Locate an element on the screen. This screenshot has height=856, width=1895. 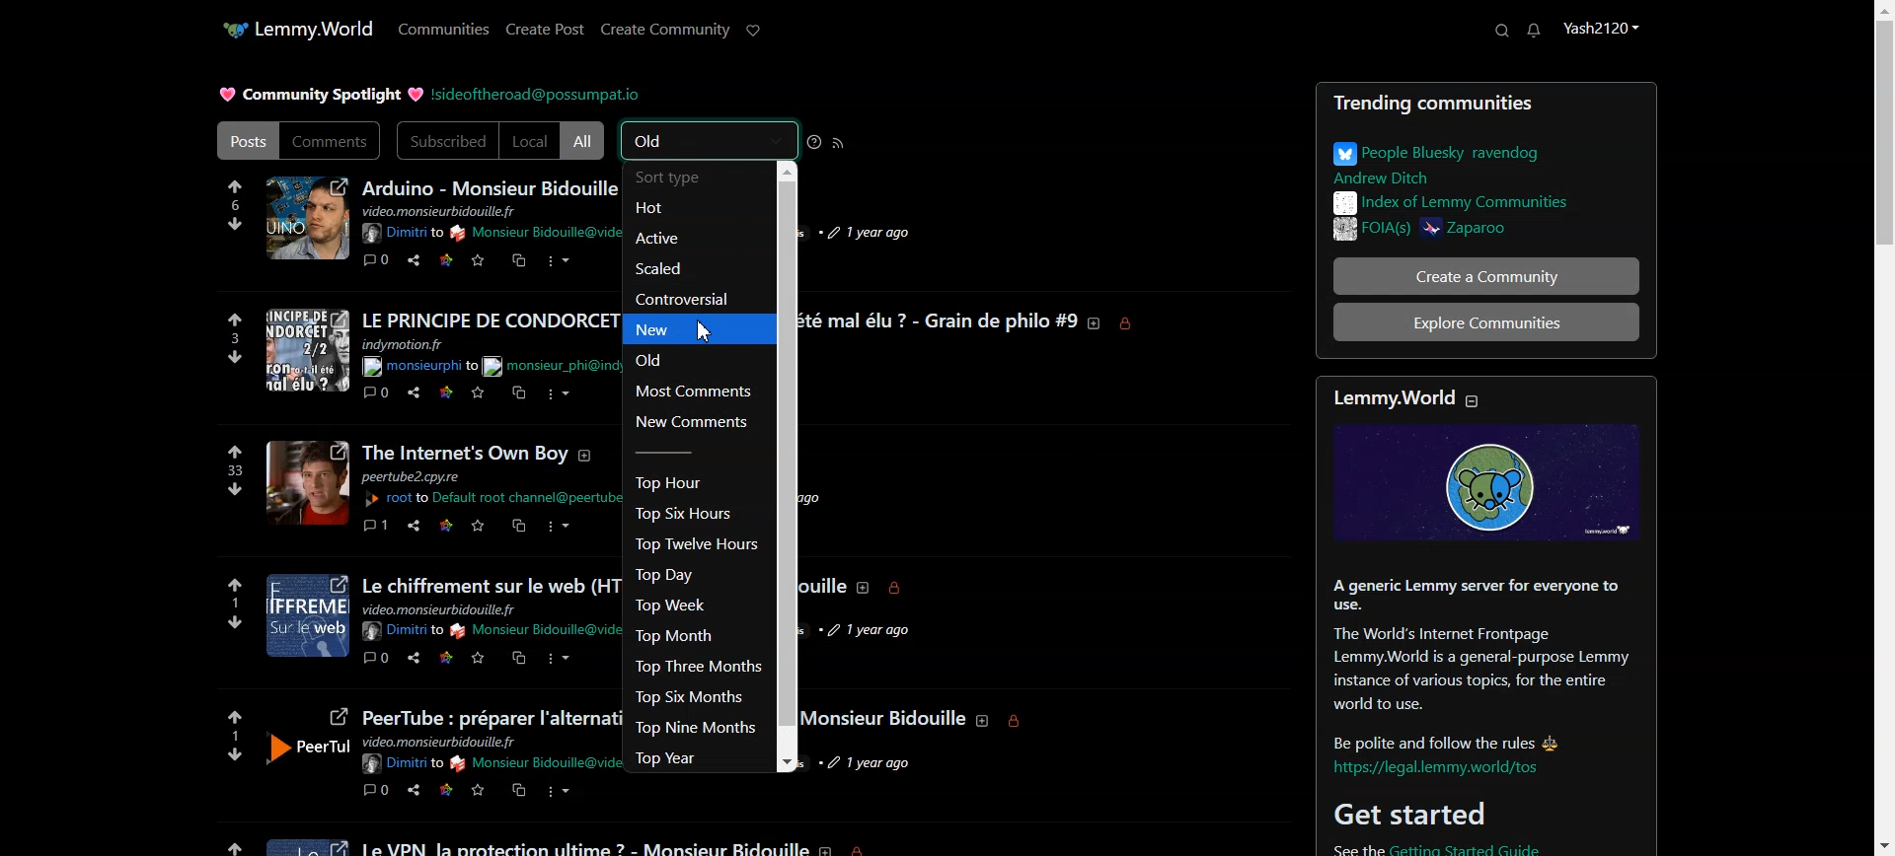
 is located at coordinates (557, 793).